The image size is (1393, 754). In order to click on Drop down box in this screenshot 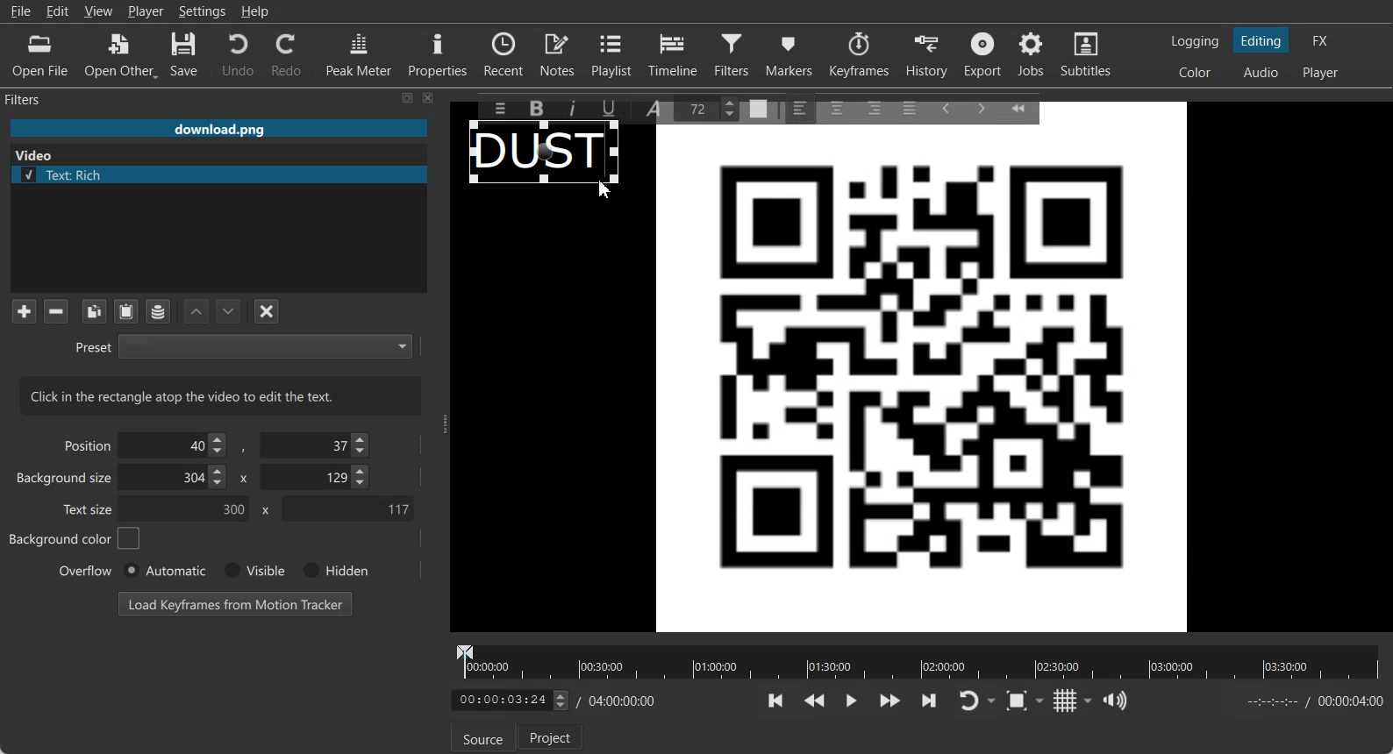, I will do `click(993, 701)`.